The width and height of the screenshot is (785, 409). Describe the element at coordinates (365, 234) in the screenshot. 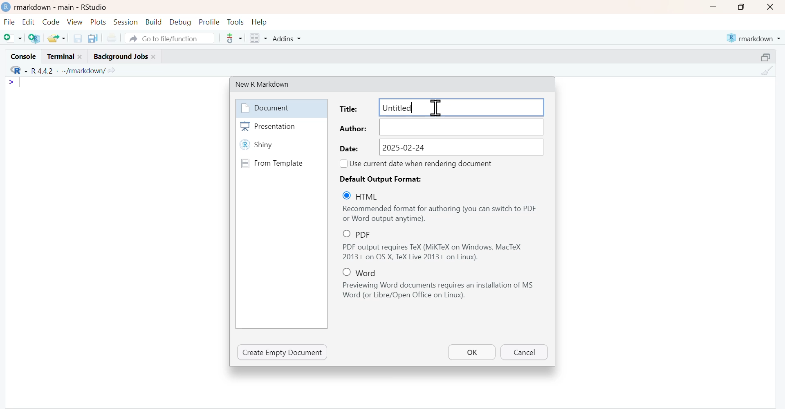

I see `PDF` at that location.